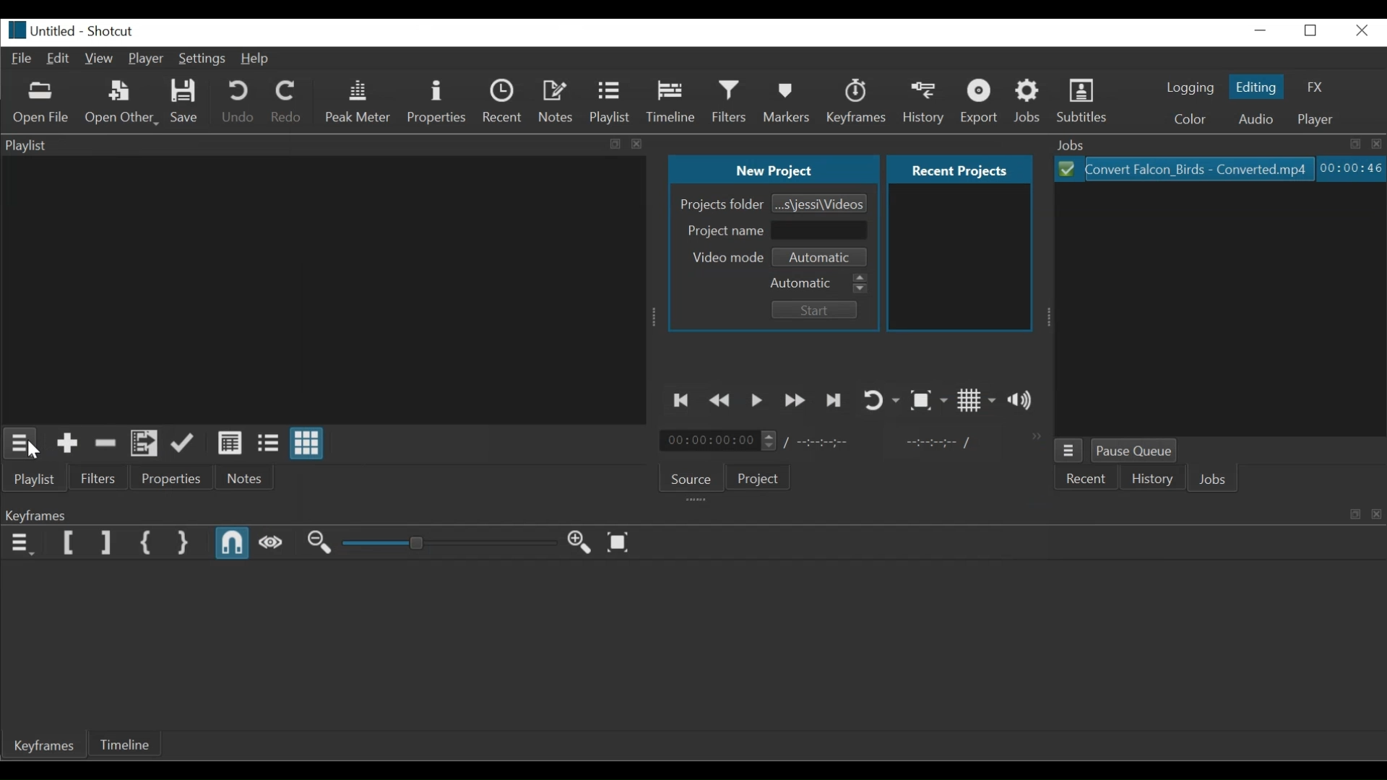  Describe the element at coordinates (1191, 89) in the screenshot. I see `logging` at that location.